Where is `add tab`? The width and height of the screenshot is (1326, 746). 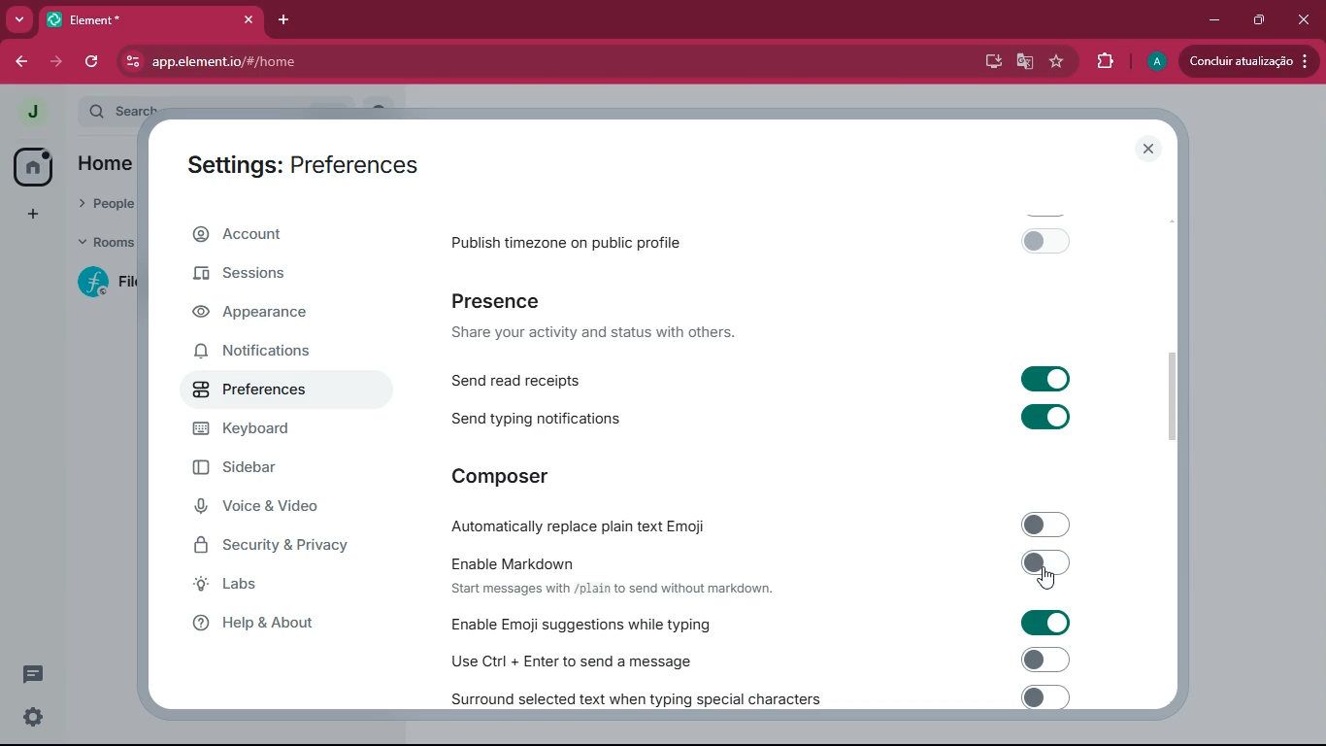 add tab is located at coordinates (288, 20).